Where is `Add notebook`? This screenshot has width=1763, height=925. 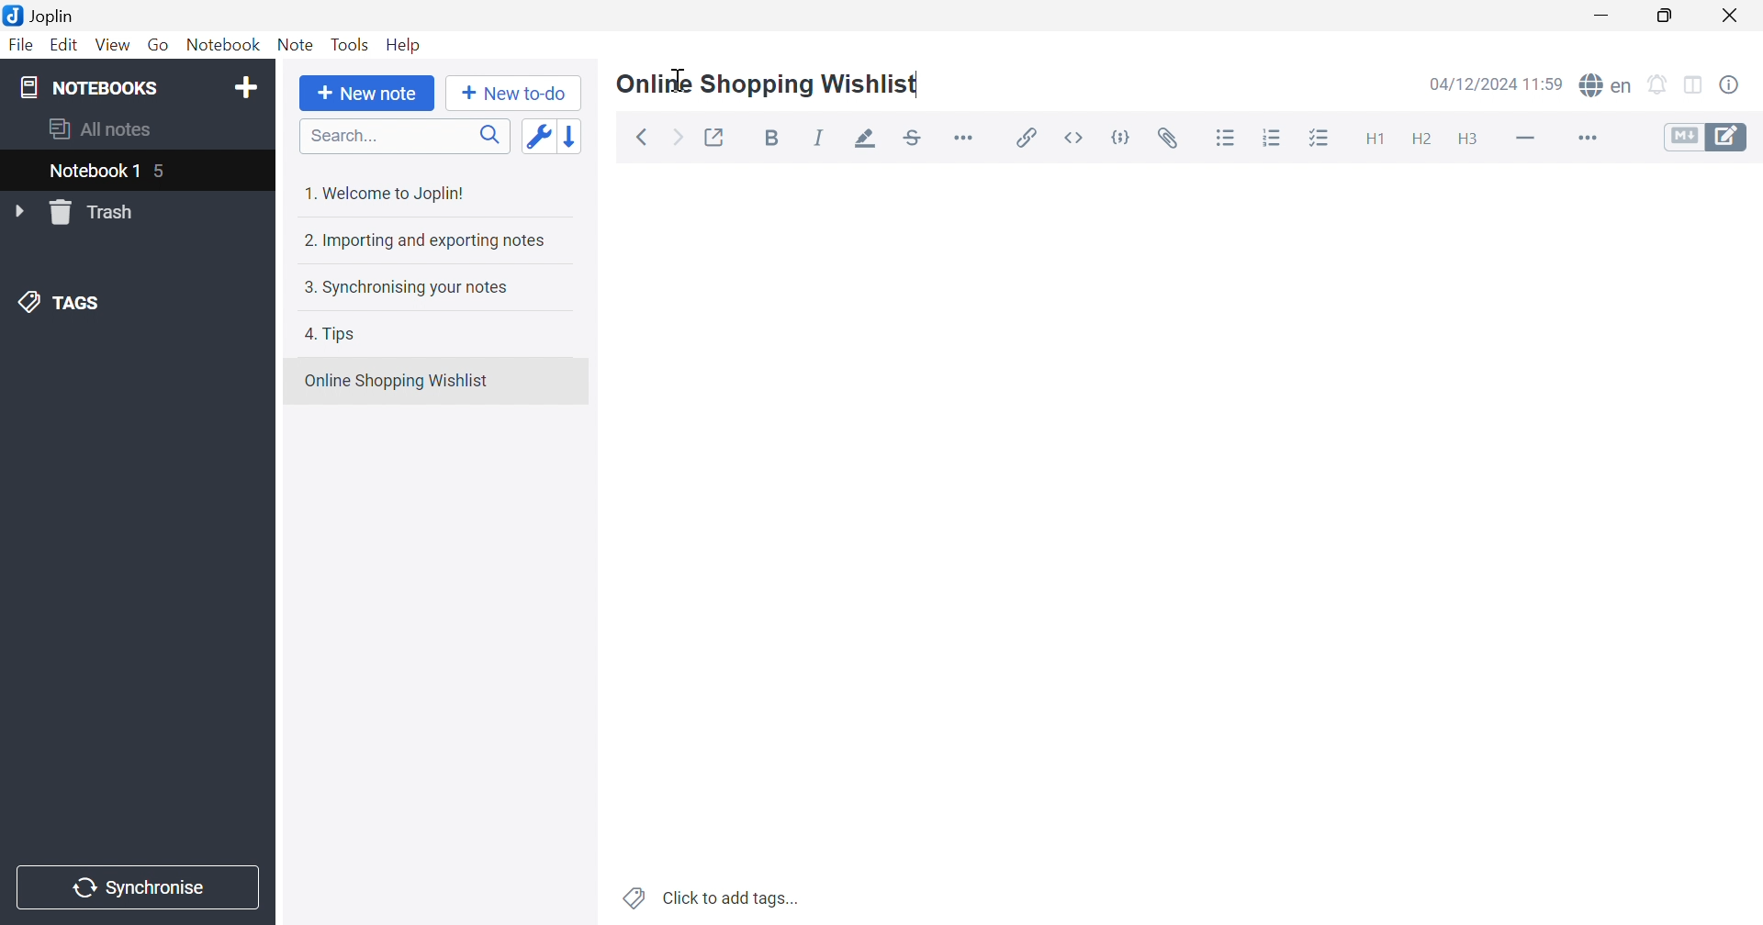
Add notebook is located at coordinates (249, 88).